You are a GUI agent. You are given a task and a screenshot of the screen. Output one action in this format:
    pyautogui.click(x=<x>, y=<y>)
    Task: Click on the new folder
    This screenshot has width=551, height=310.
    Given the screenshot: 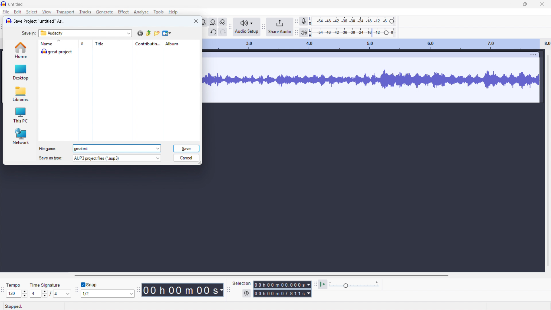 What is the action you would take?
    pyautogui.click(x=157, y=33)
    